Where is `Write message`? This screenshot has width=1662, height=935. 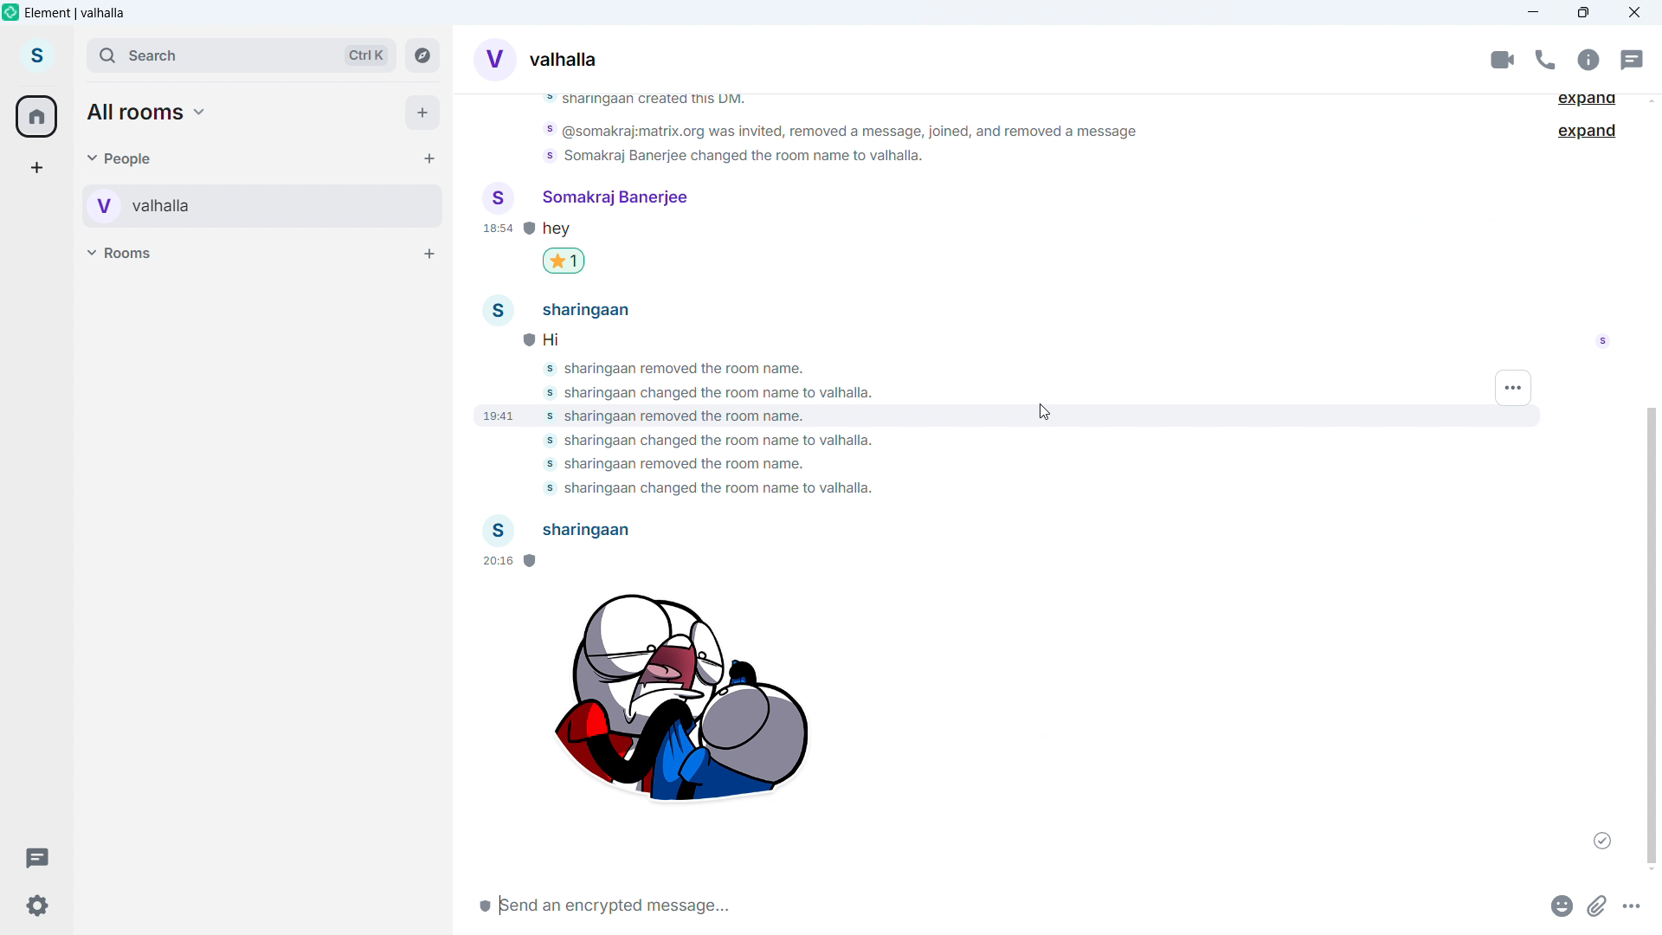 Write message is located at coordinates (726, 905).